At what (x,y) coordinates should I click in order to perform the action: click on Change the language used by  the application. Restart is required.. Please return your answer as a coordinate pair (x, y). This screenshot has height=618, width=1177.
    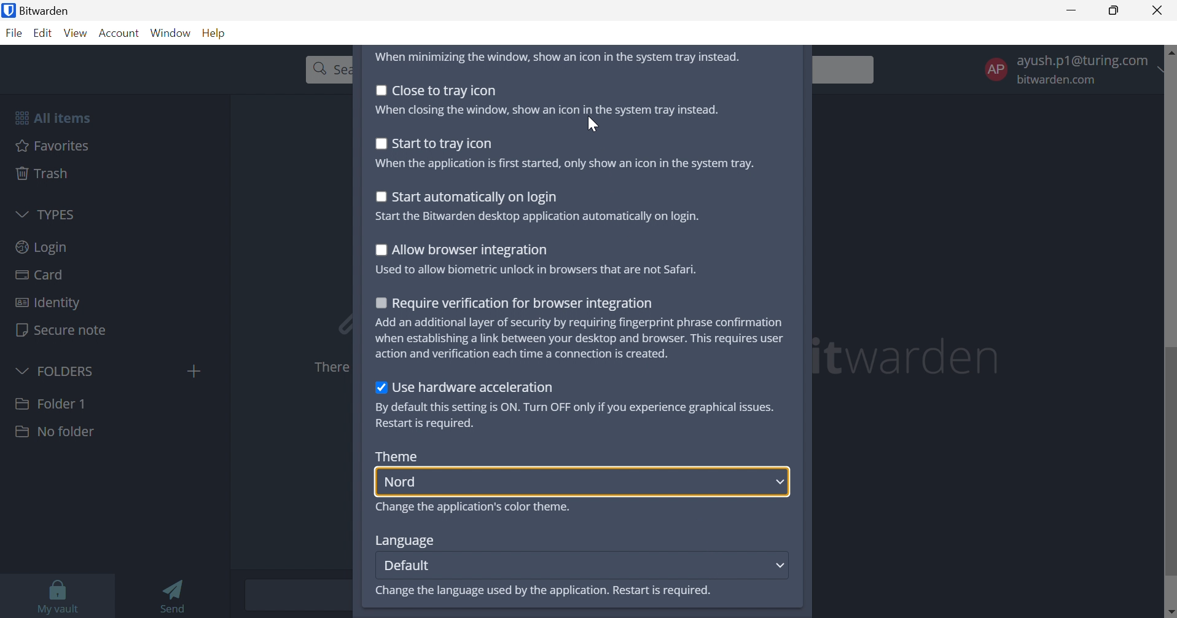
    Looking at the image, I should click on (542, 592).